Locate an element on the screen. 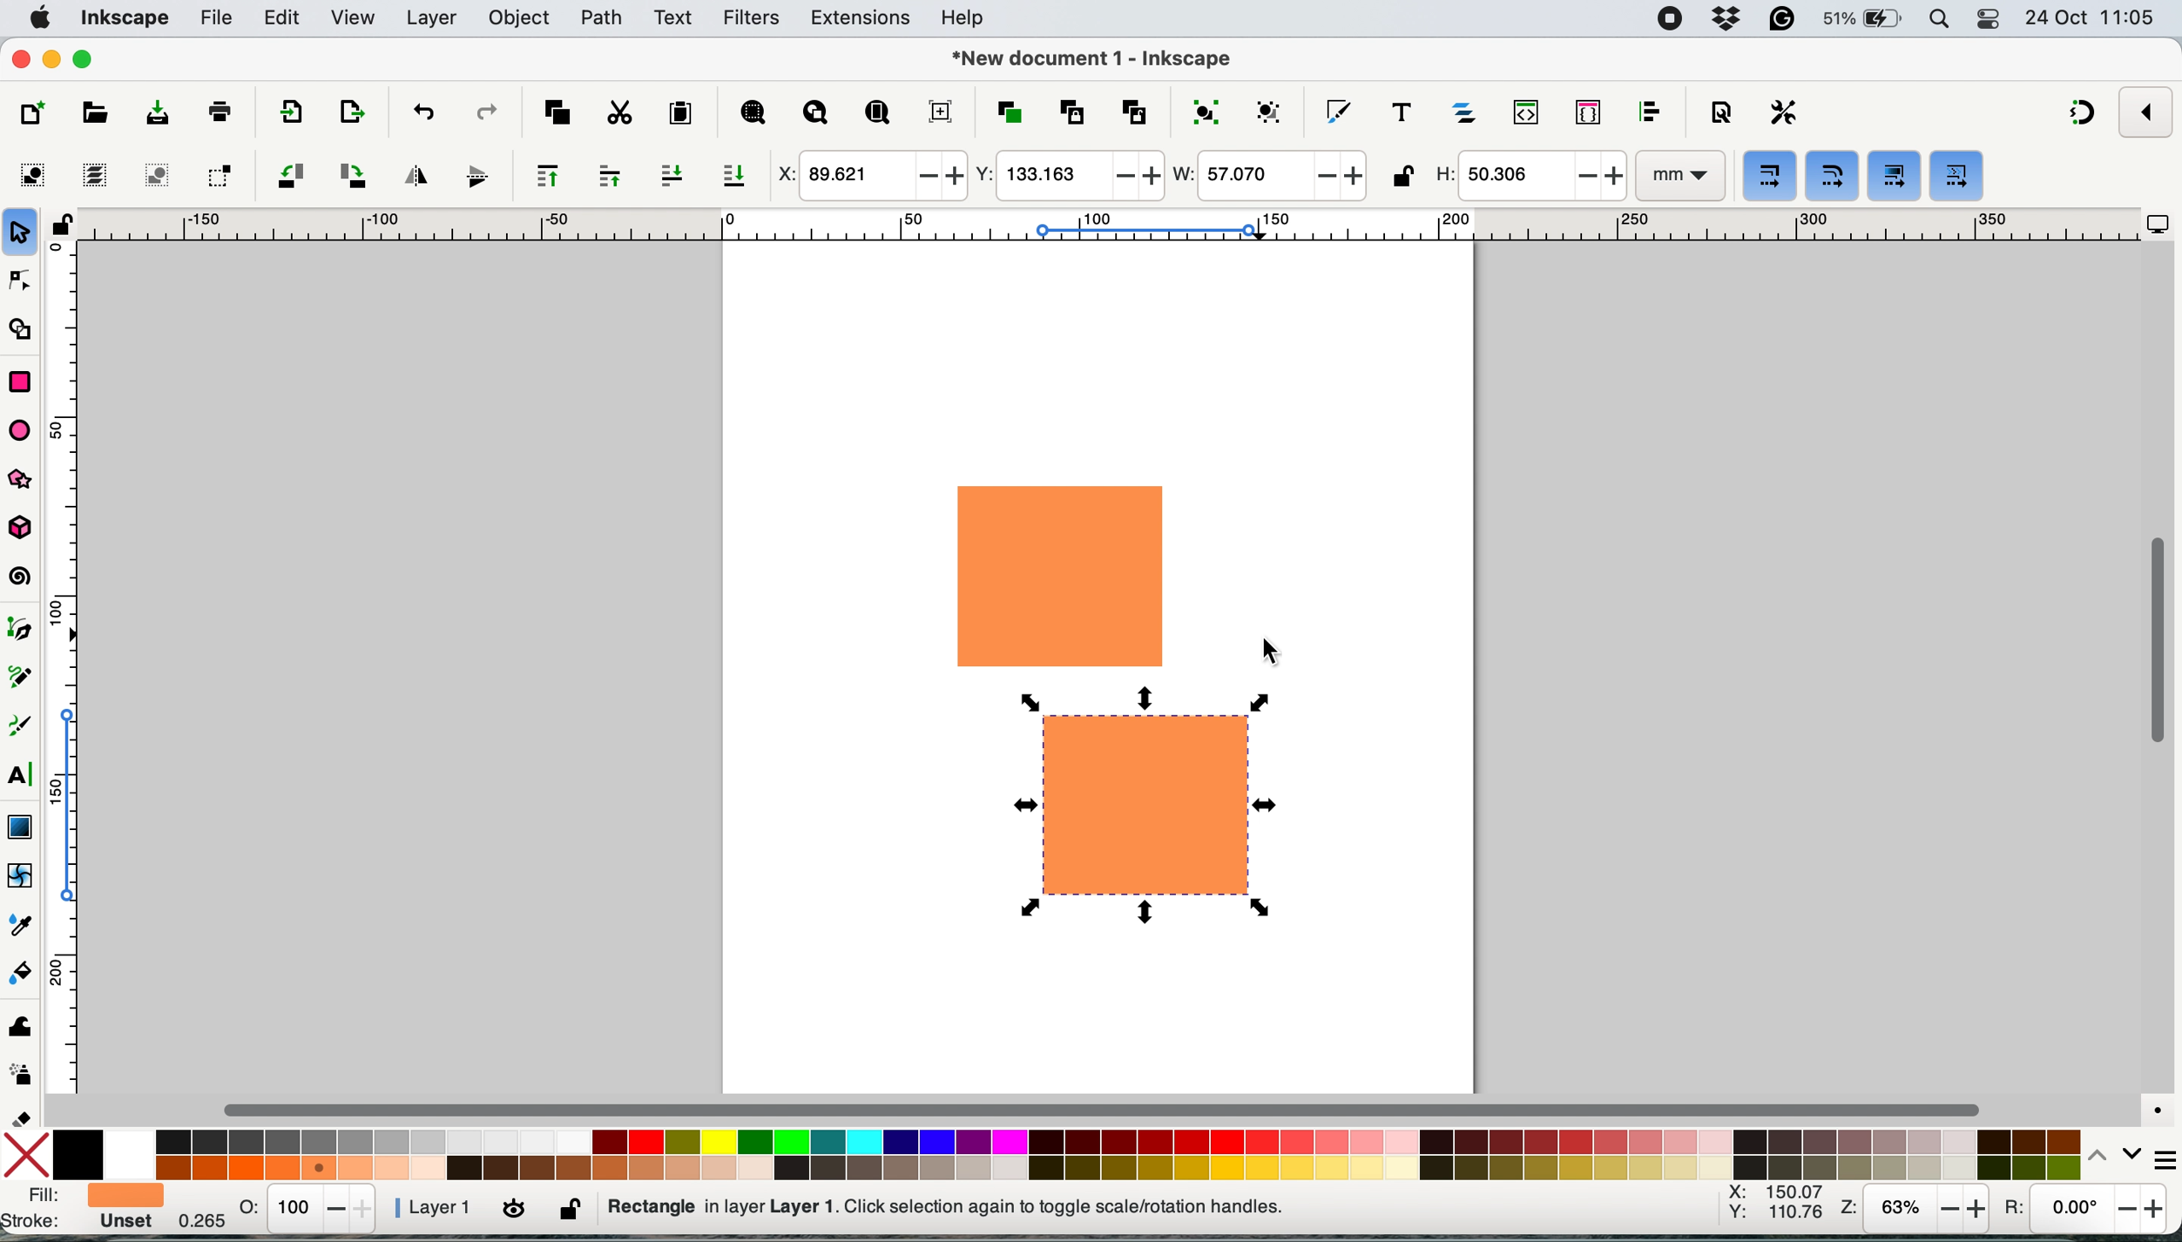  save is located at coordinates (143, 113).